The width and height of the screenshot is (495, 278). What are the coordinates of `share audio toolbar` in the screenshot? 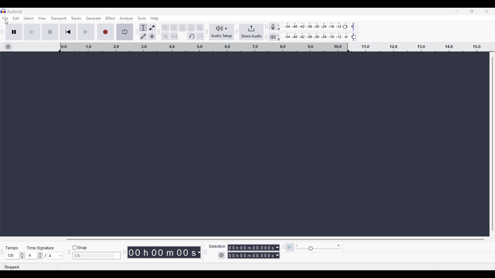 It's located at (236, 32).